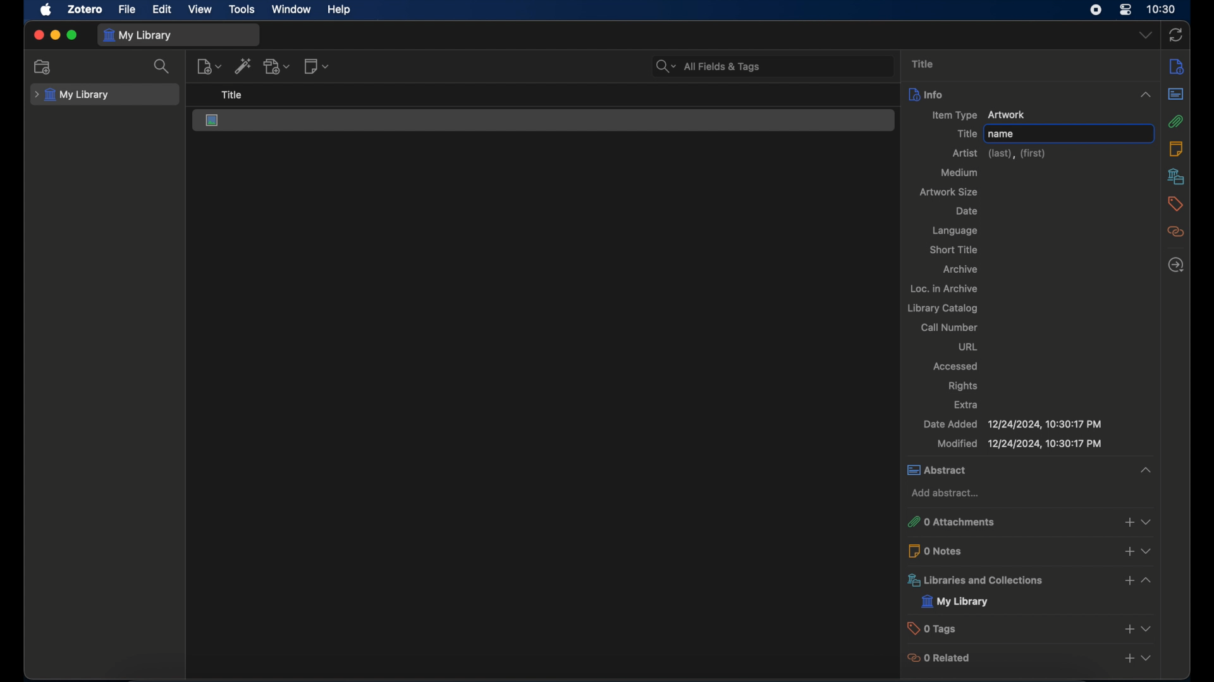 The height and width of the screenshot is (682, 1214). I want to click on 0 tags, so click(964, 628).